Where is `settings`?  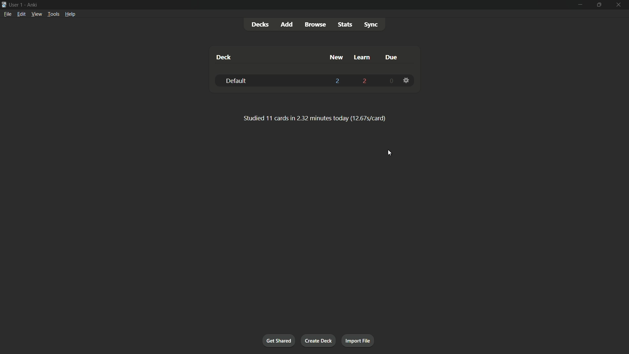
settings is located at coordinates (406, 80).